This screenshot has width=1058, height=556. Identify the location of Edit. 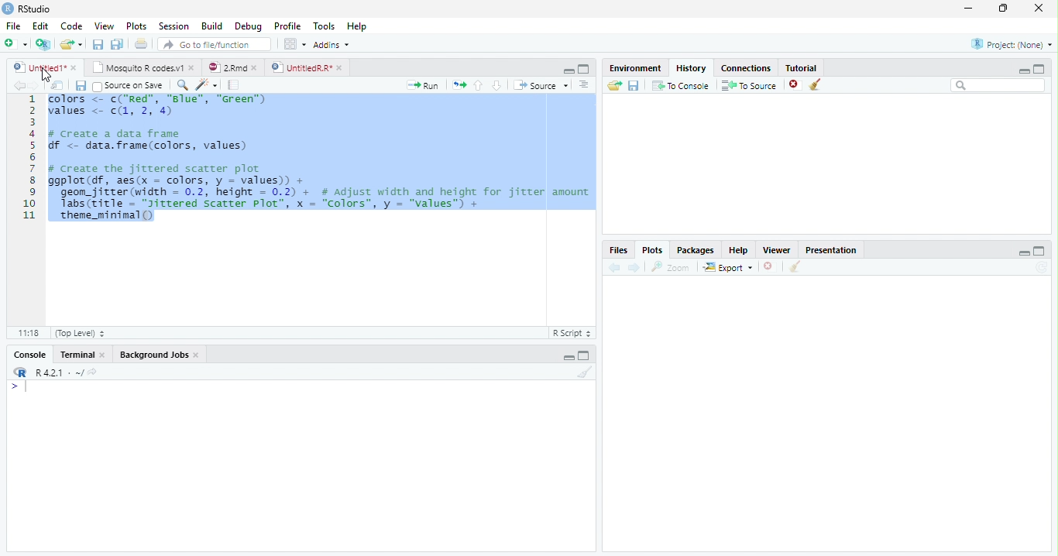
(40, 26).